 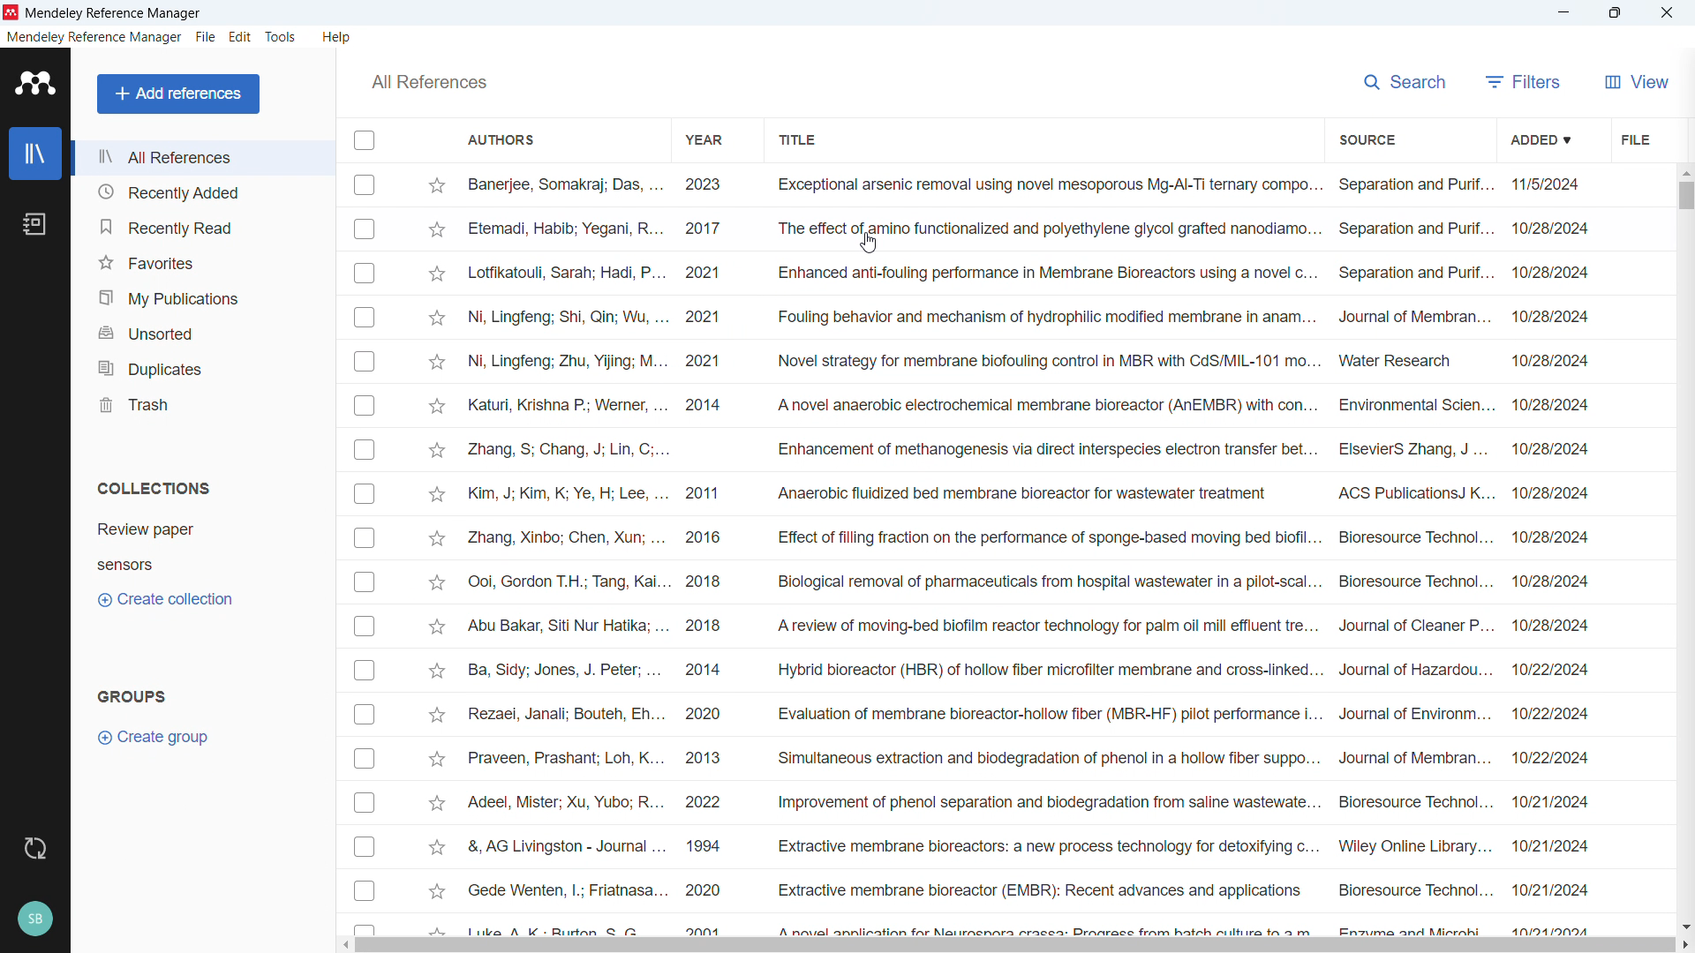 I want to click on sort by date added , so click(x=1539, y=140).